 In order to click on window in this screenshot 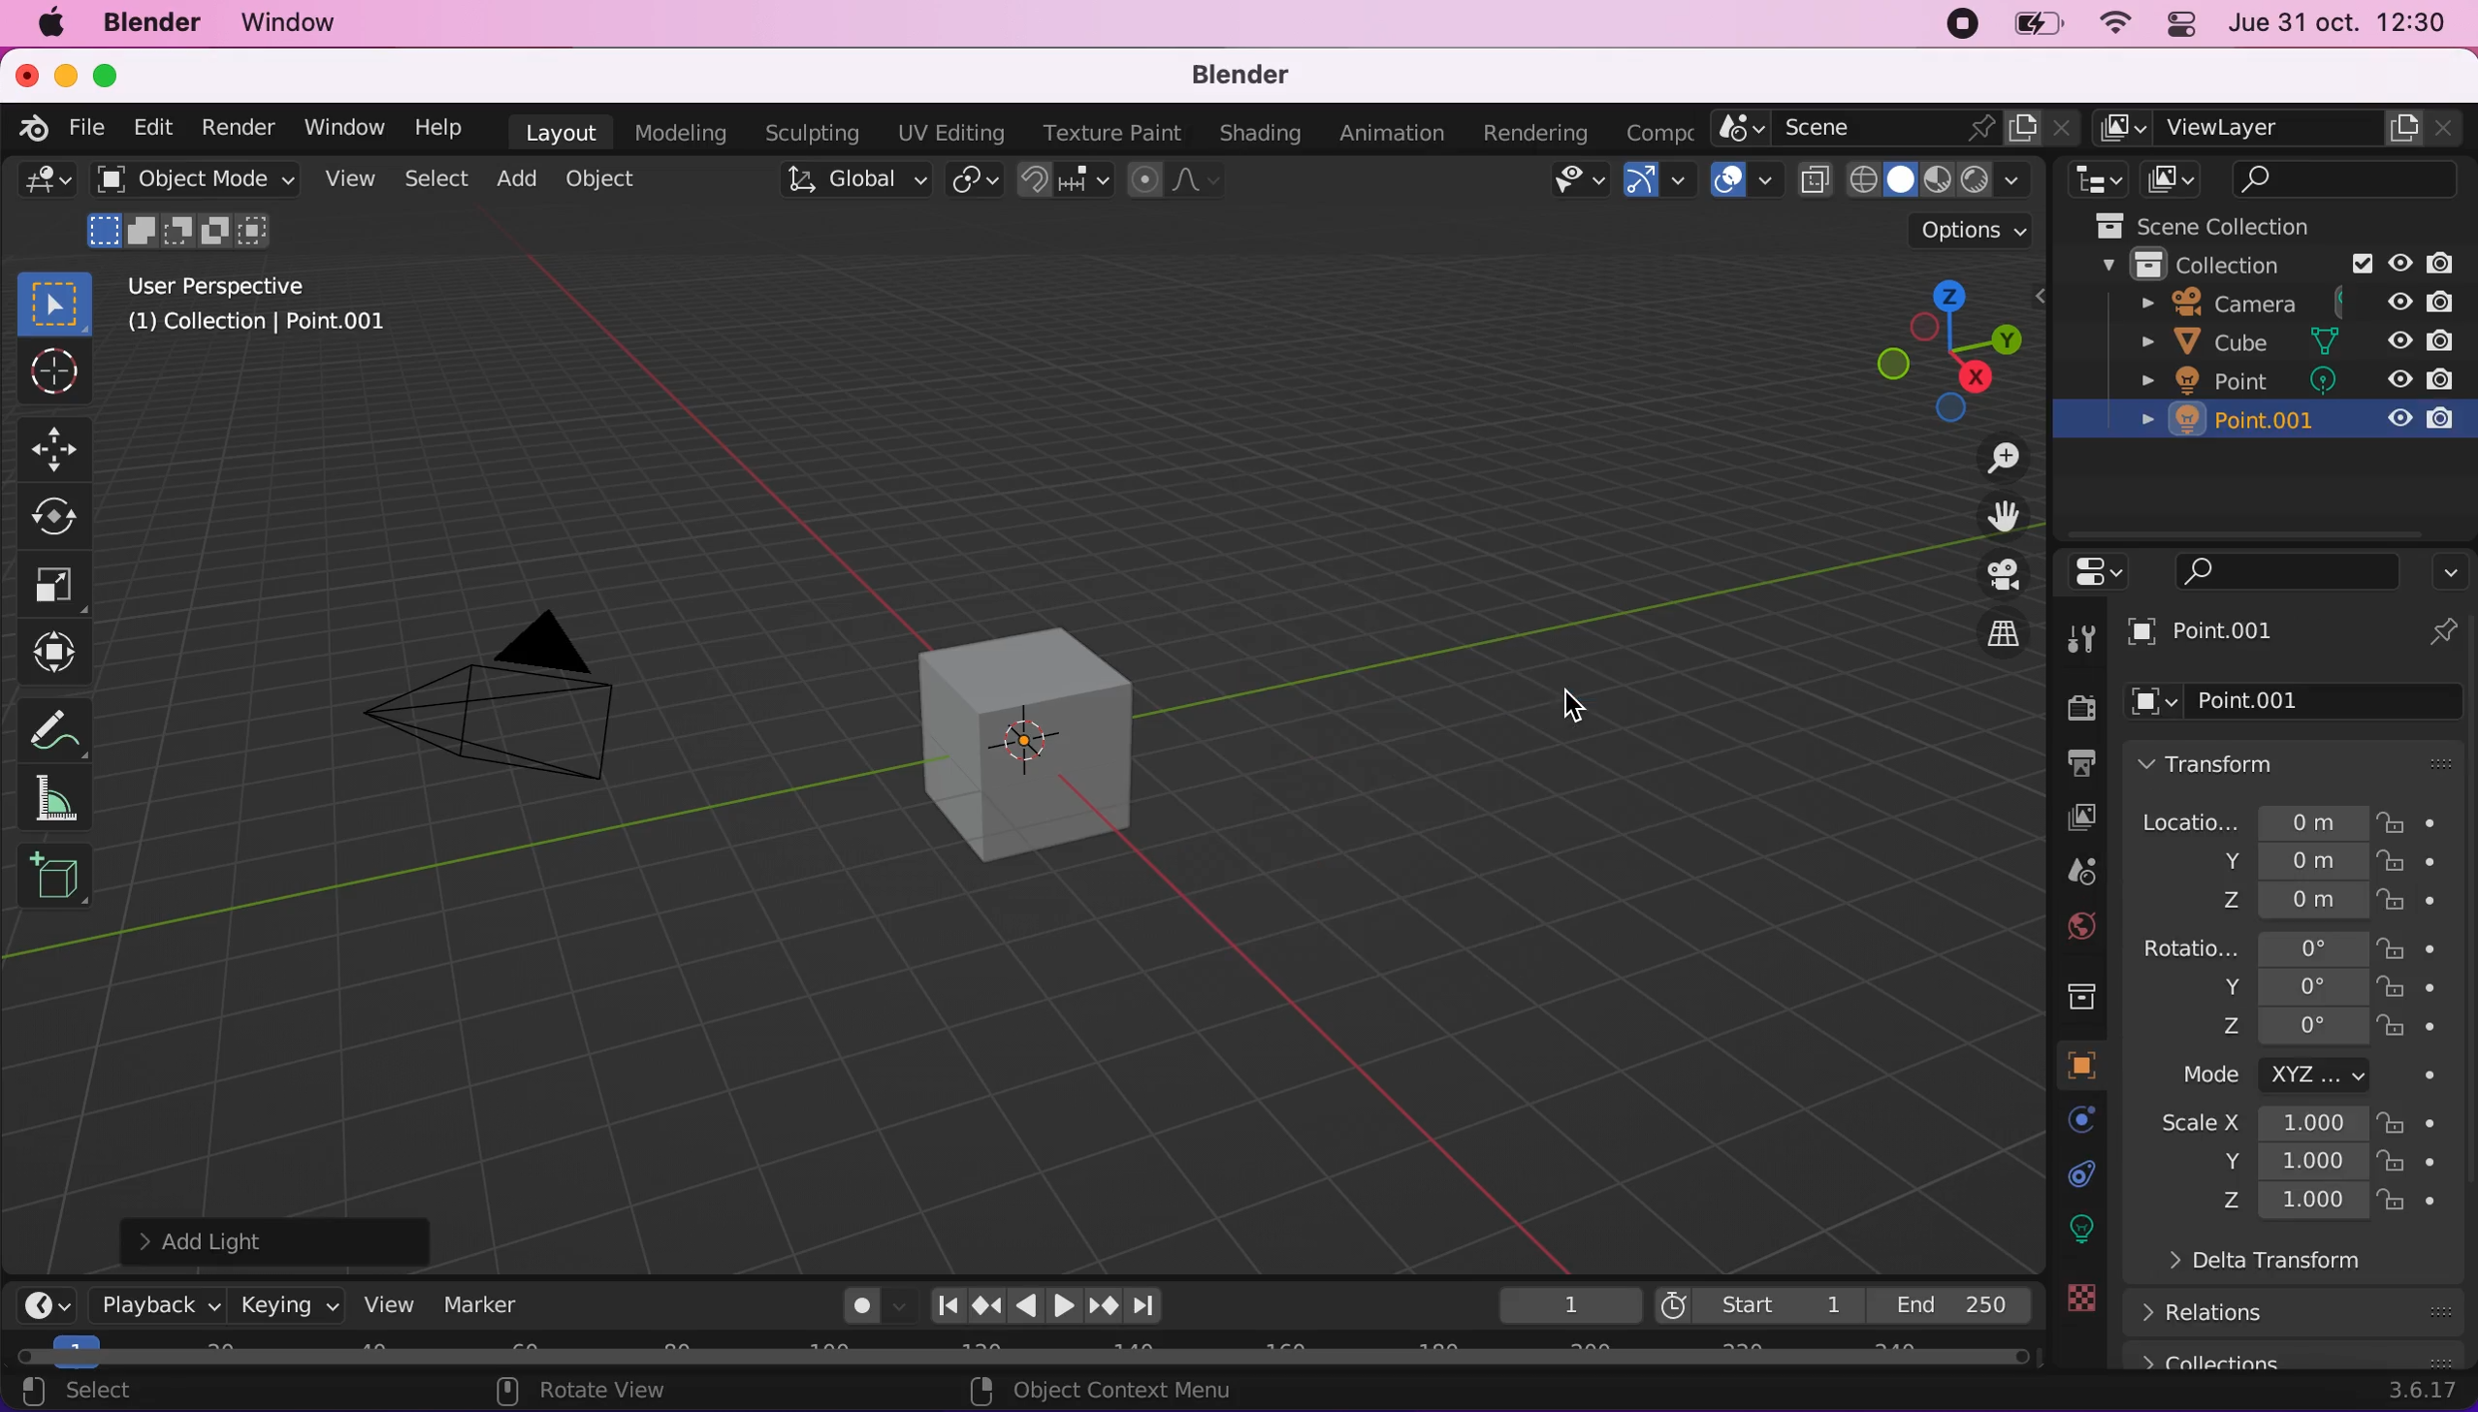, I will do `click(350, 128)`.